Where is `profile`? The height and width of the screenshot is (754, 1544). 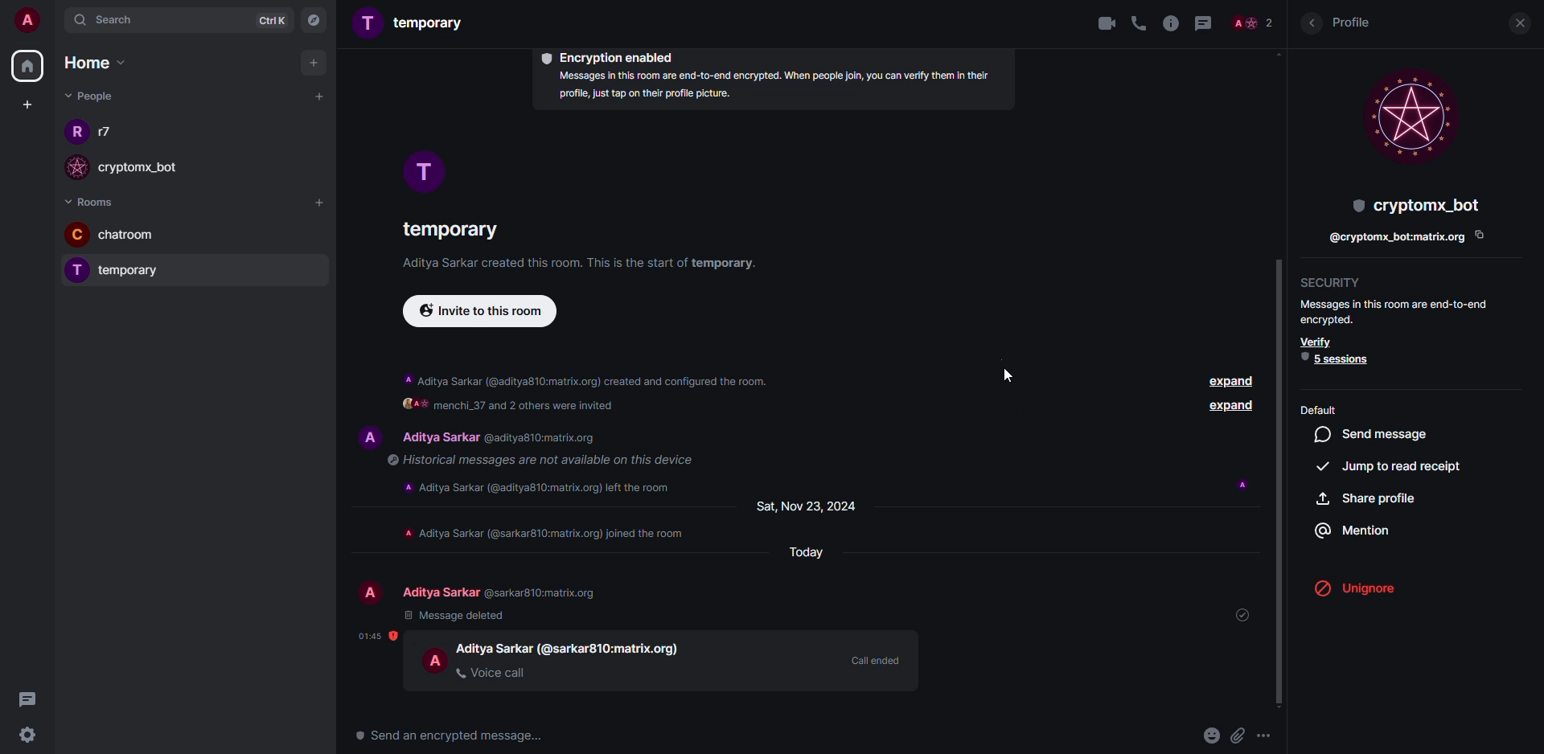 profile is located at coordinates (423, 172).